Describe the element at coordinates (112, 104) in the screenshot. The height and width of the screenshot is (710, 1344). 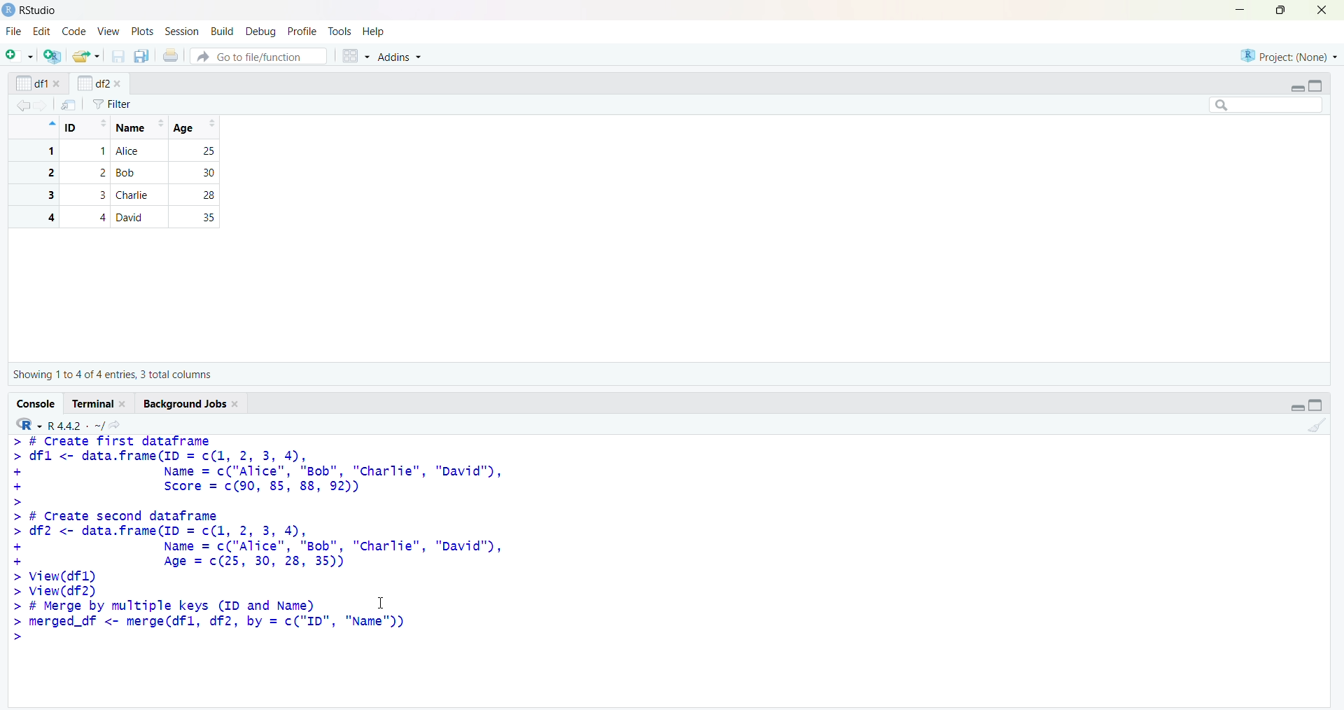
I see `Filter` at that location.